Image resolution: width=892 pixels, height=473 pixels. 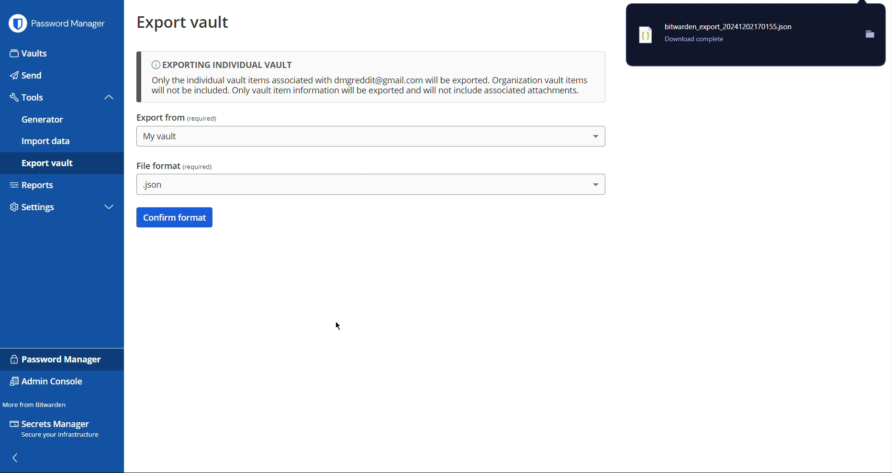 I want to click on .json, so click(x=369, y=185).